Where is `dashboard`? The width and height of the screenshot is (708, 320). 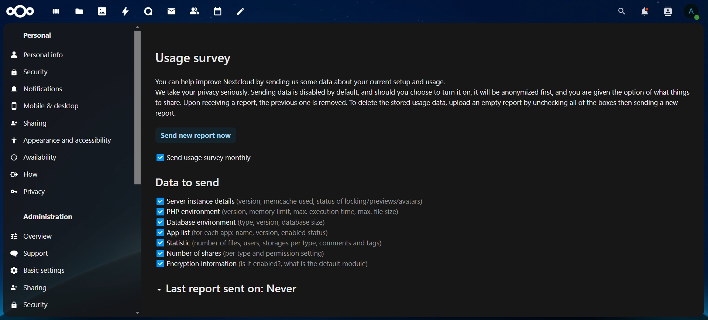
dashboard is located at coordinates (56, 13).